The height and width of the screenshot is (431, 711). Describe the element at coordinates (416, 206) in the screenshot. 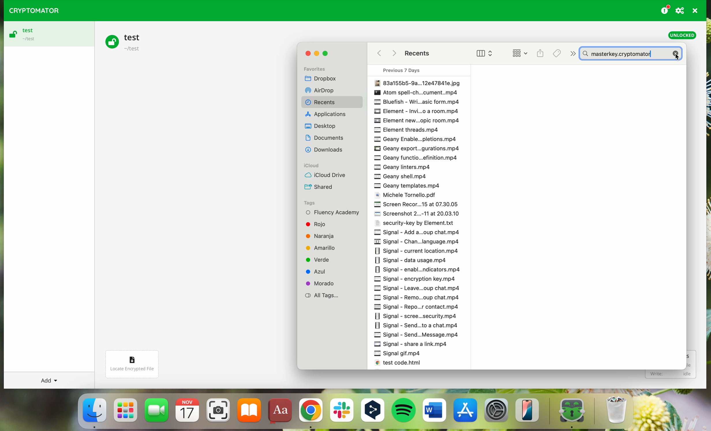

I see `Screen Record` at that location.